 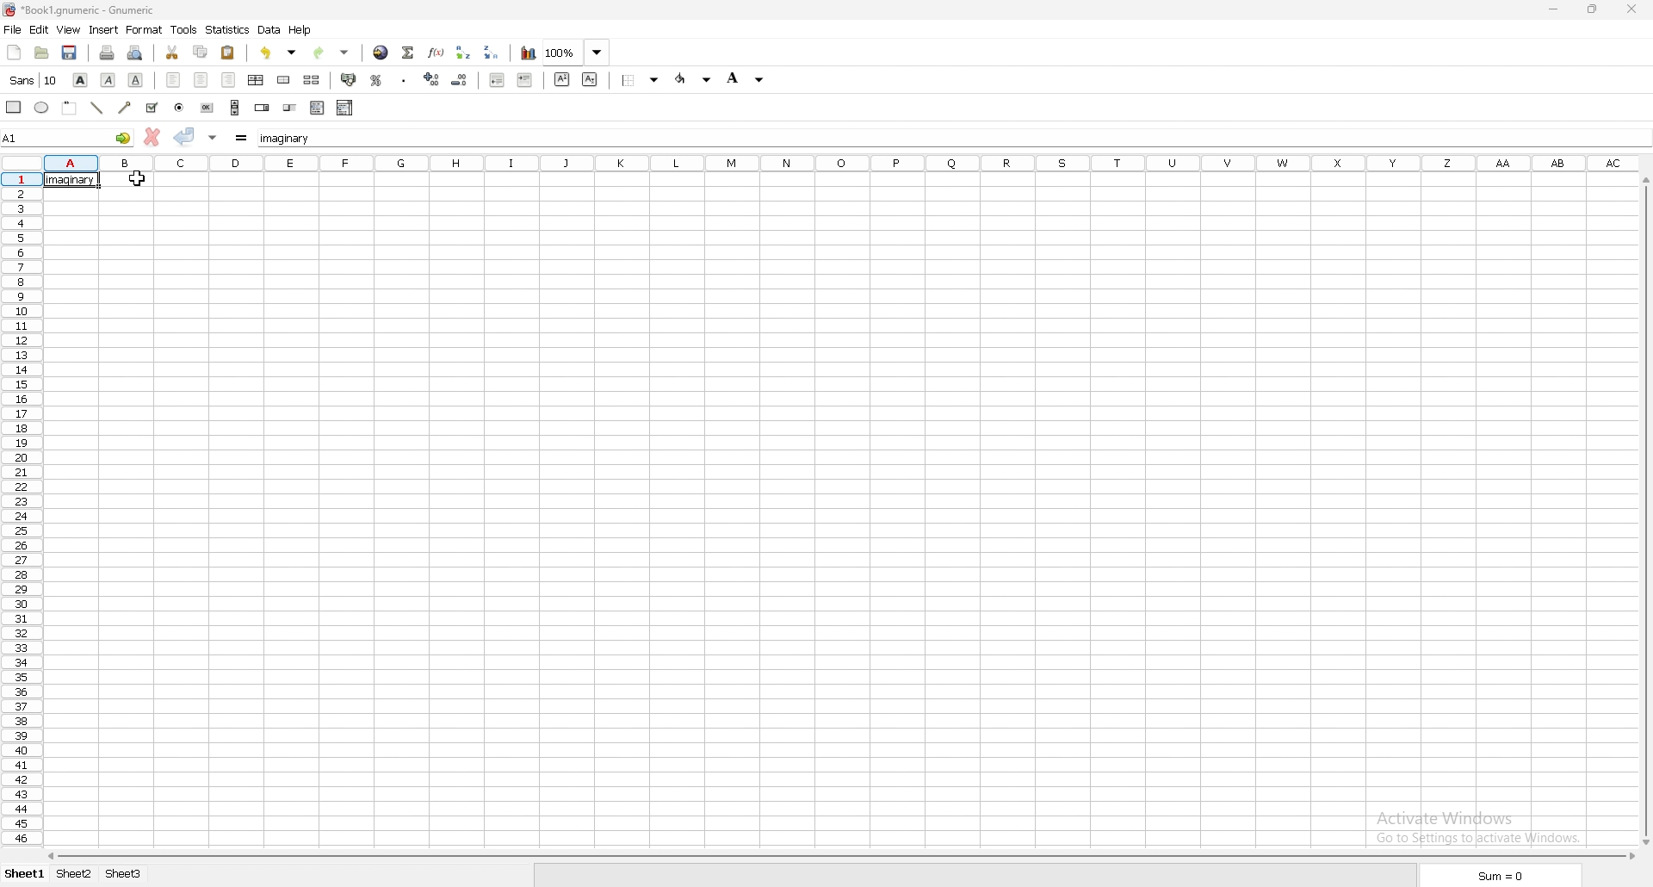 I want to click on minimize, so click(x=1554, y=9).